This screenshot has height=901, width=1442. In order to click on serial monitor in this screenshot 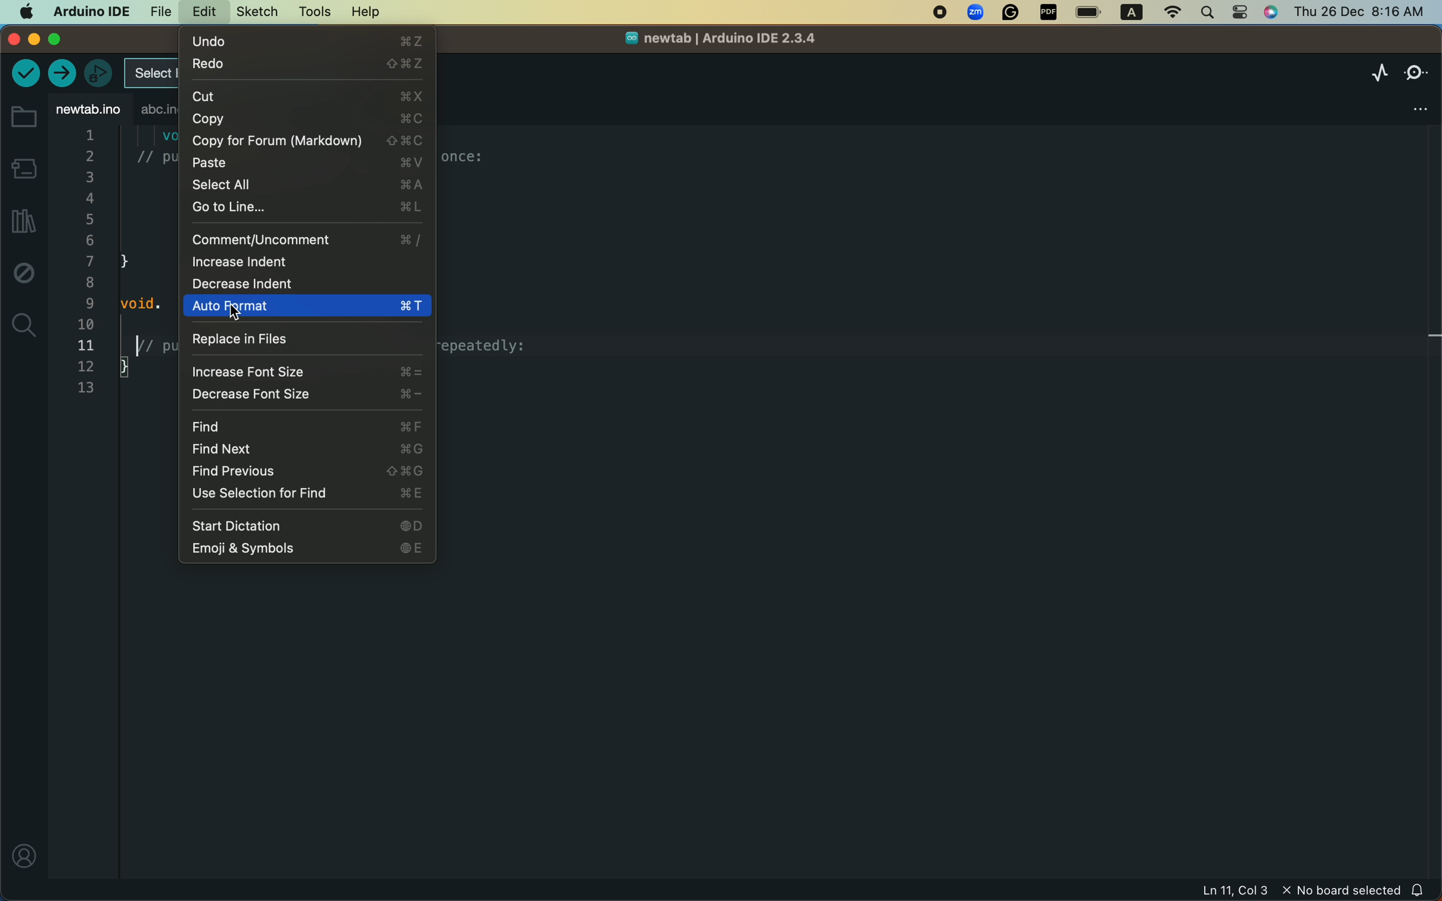, I will do `click(1416, 70)`.